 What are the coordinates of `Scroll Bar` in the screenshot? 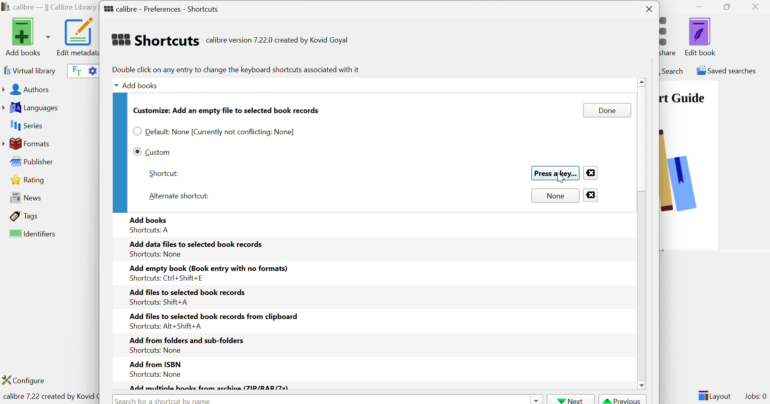 It's located at (642, 151).